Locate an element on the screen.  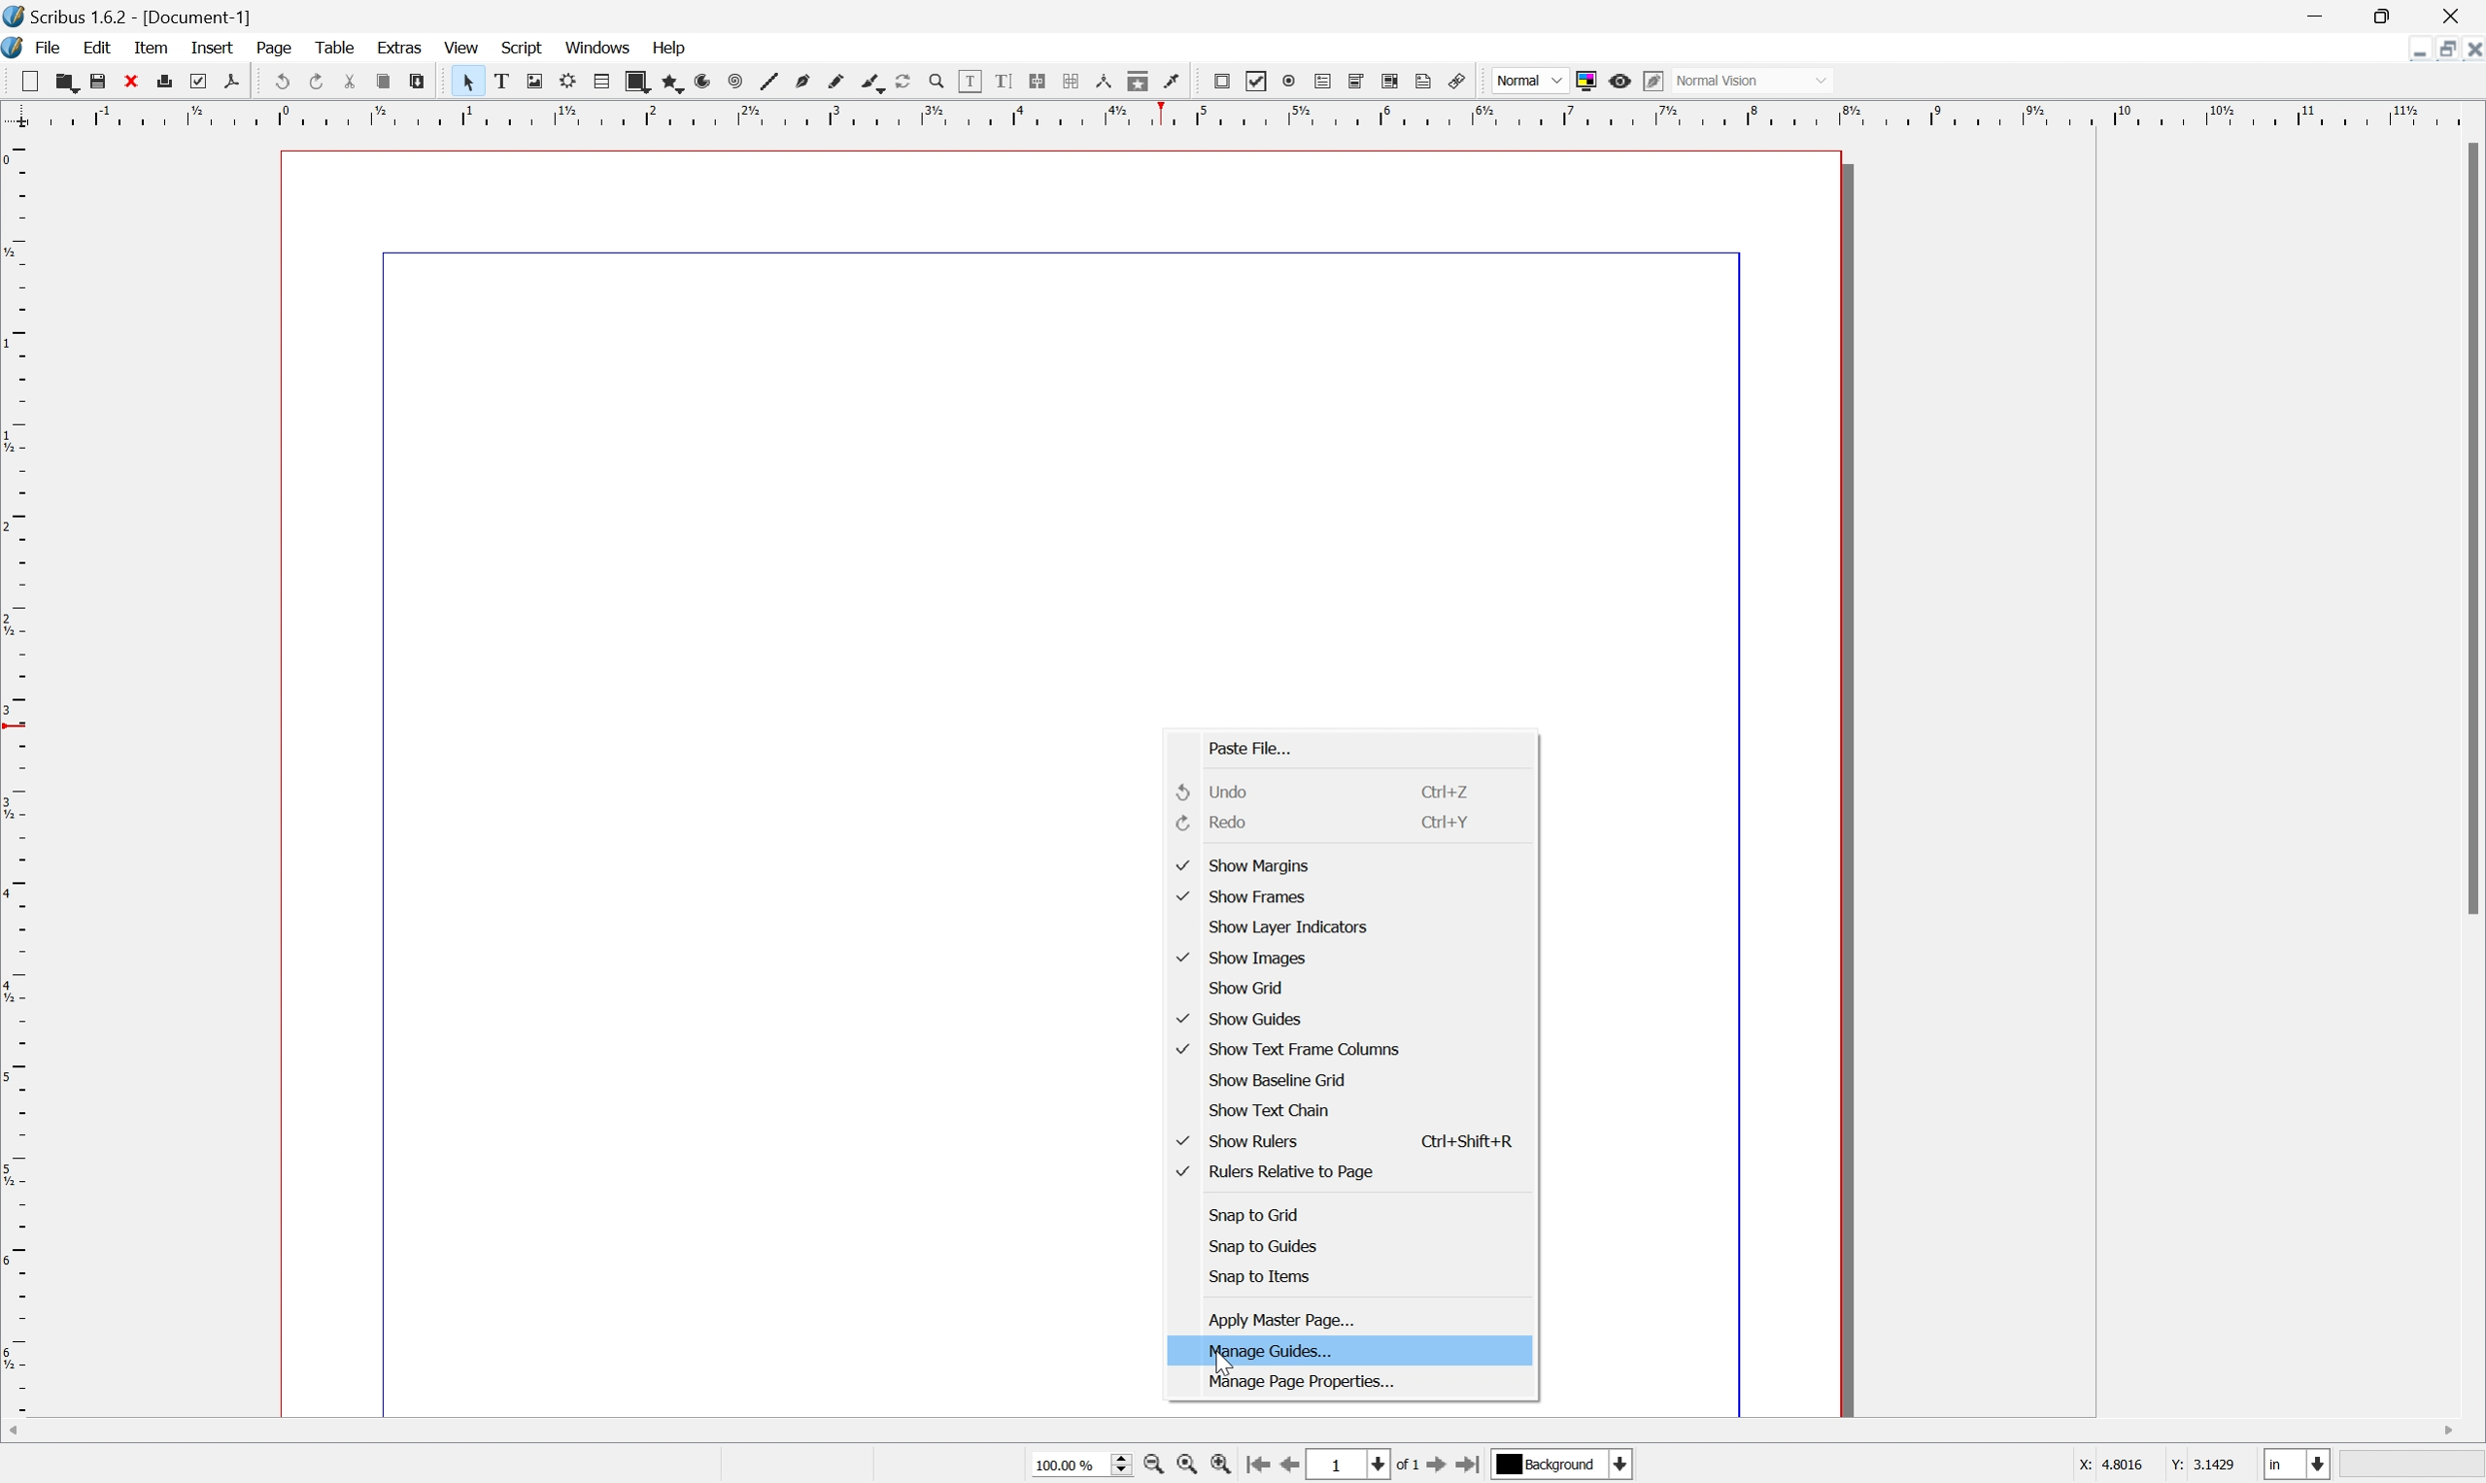
zoom in is located at coordinates (1223, 1464).